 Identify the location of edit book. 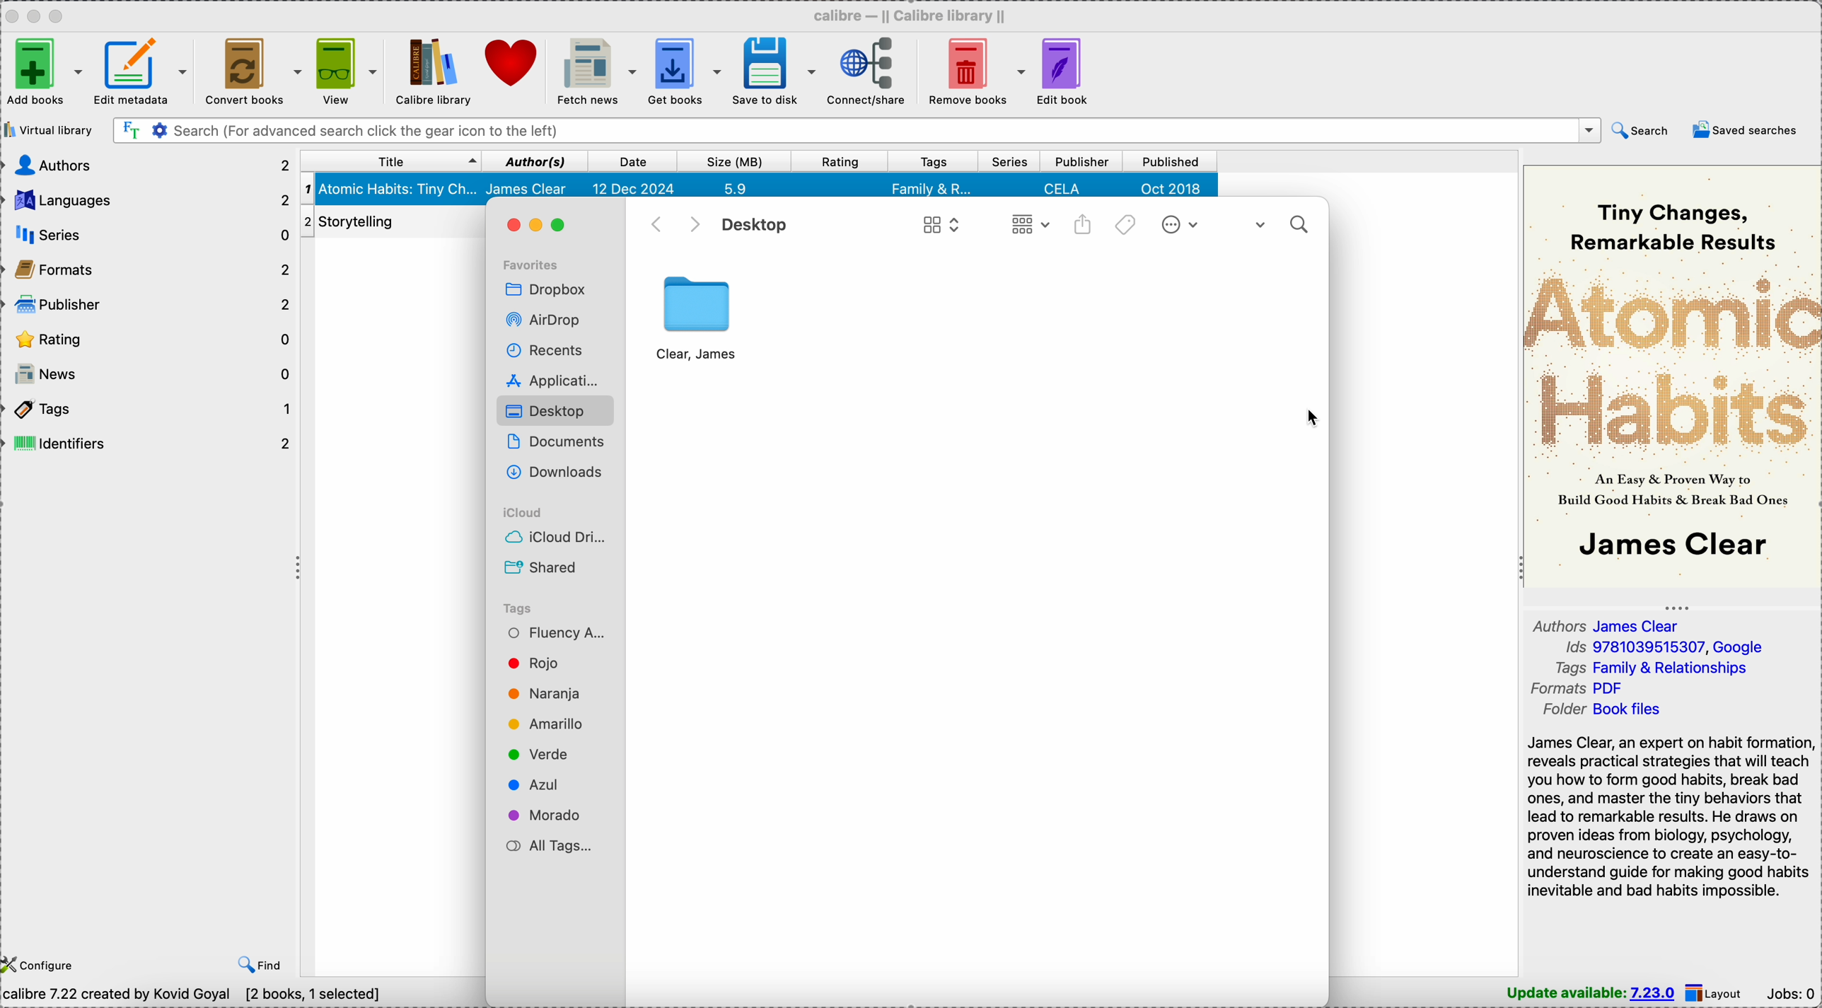
(1068, 69).